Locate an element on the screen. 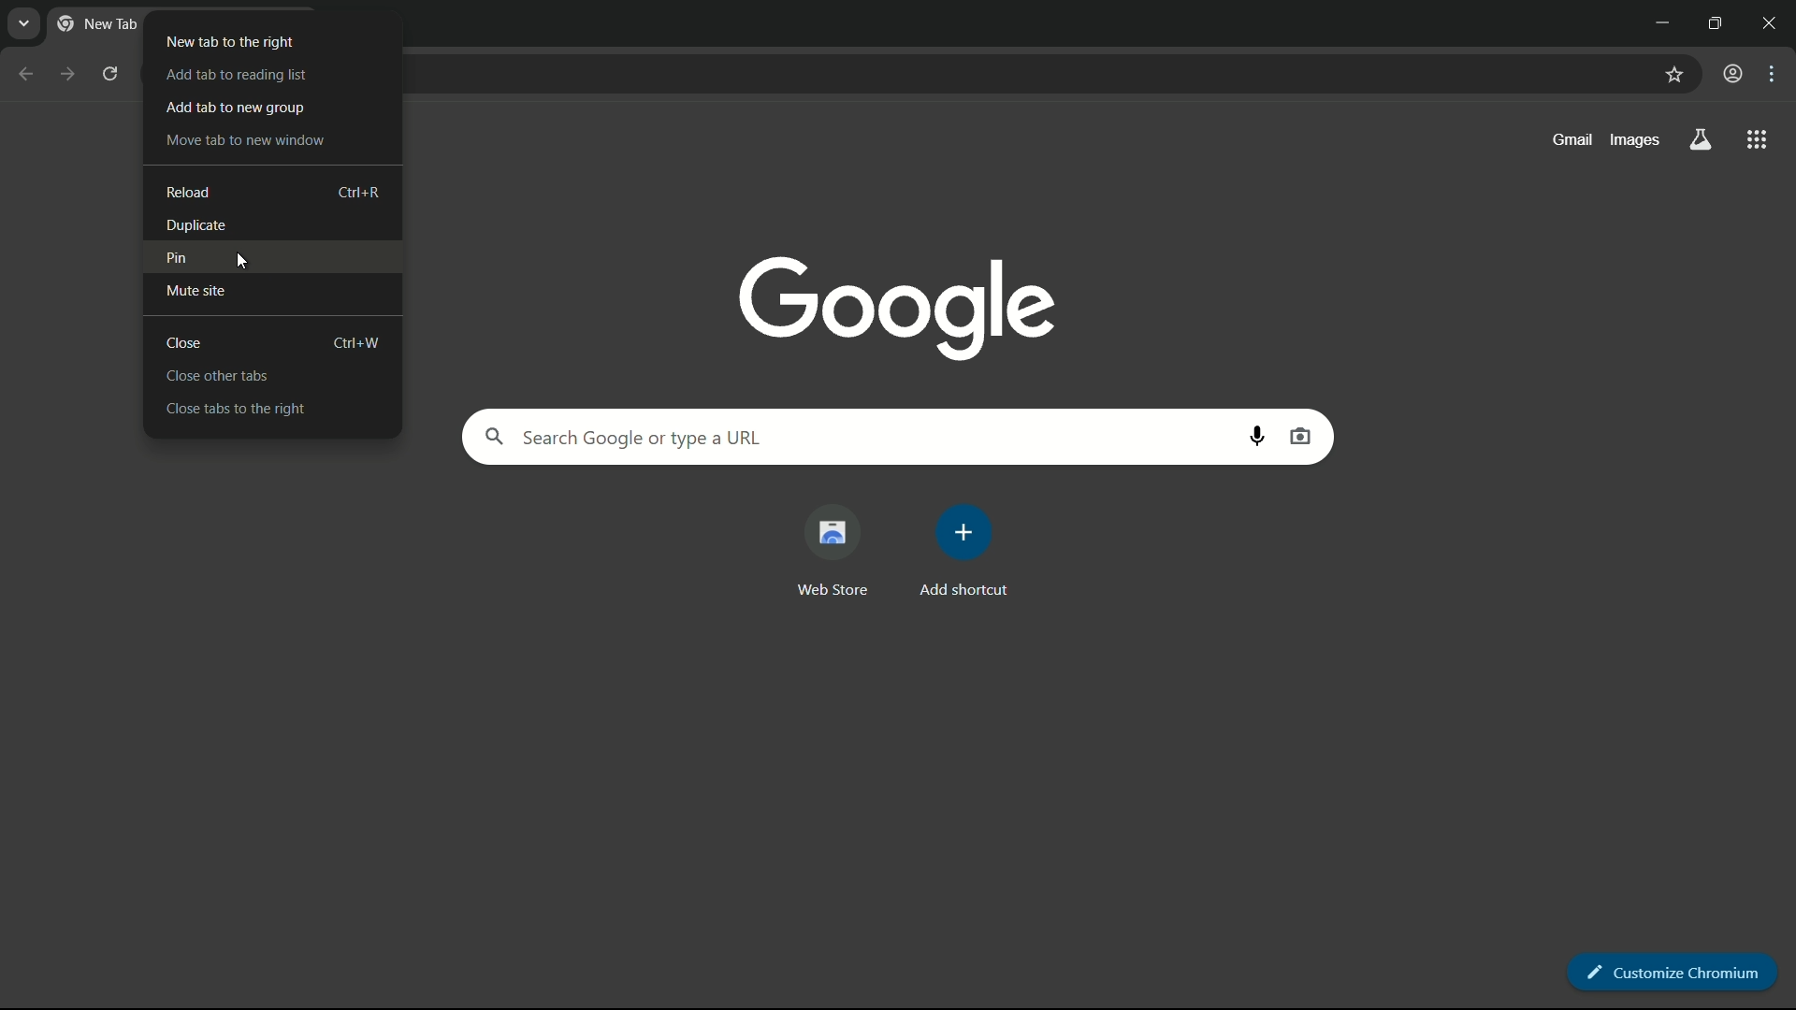  gmail is located at coordinates (1573, 139).